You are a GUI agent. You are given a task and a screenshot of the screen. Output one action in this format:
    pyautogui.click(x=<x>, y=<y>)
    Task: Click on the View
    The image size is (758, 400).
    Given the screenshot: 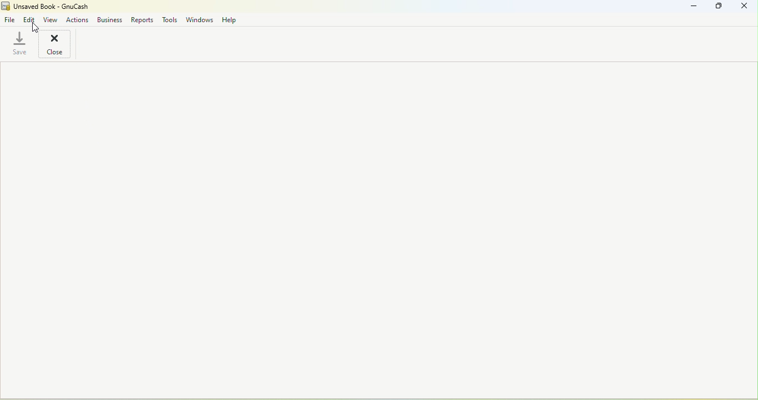 What is the action you would take?
    pyautogui.click(x=51, y=19)
    